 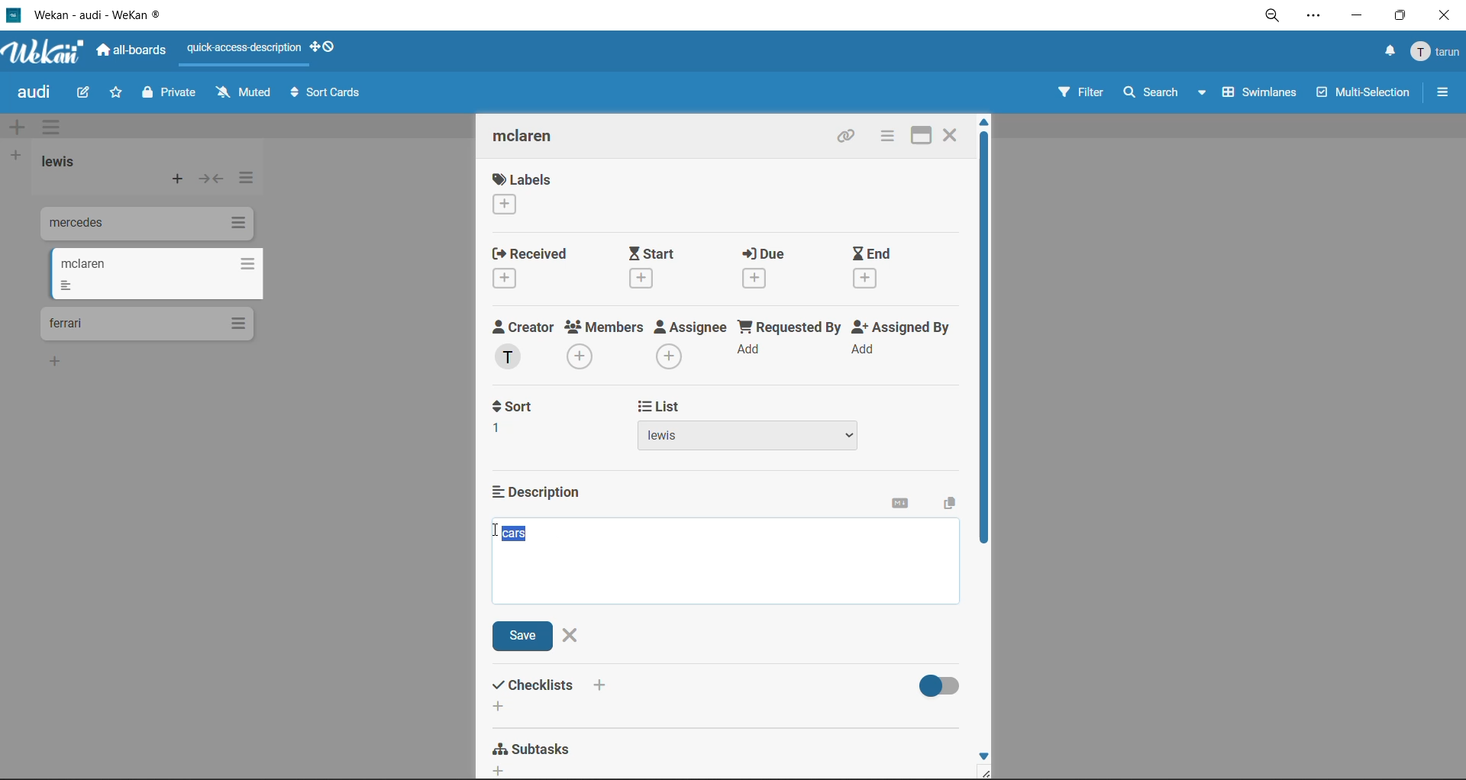 What do you see at coordinates (517, 533) in the screenshot?
I see `selected description` at bounding box center [517, 533].